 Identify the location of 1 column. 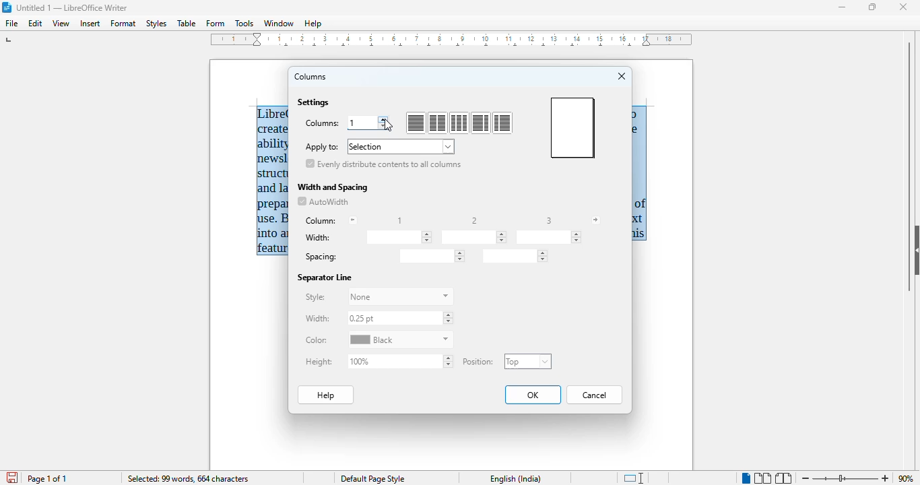
(416, 123).